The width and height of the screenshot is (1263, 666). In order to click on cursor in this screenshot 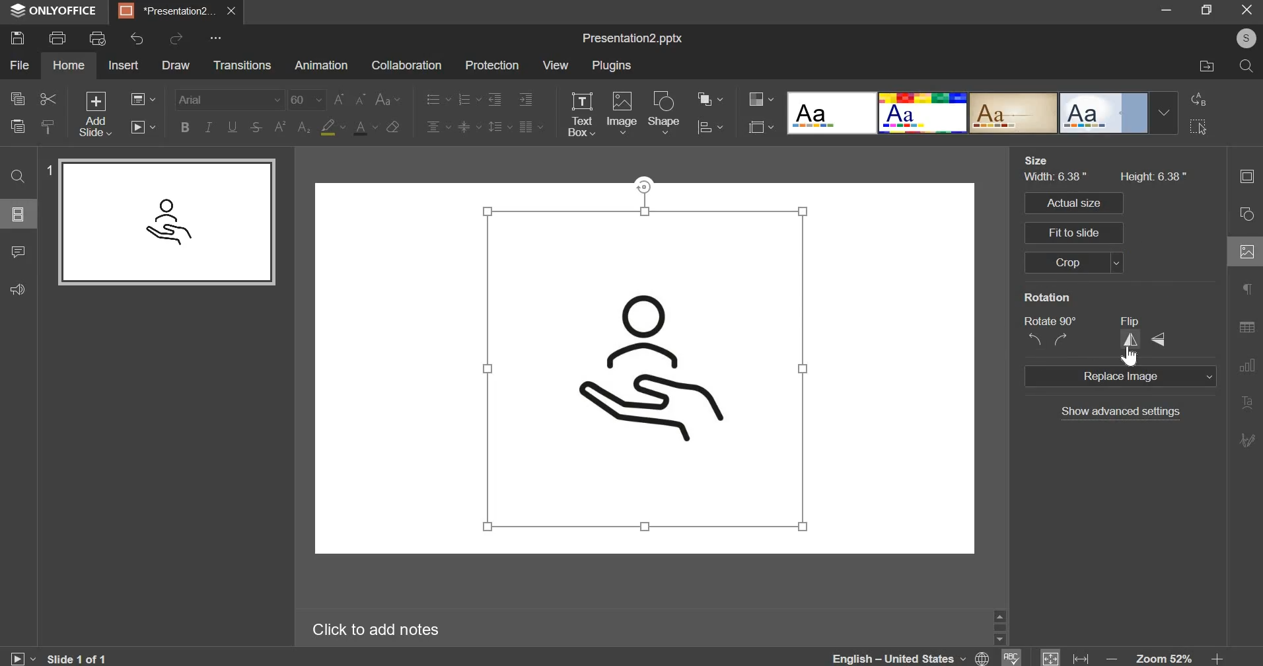, I will do `click(1131, 357)`.